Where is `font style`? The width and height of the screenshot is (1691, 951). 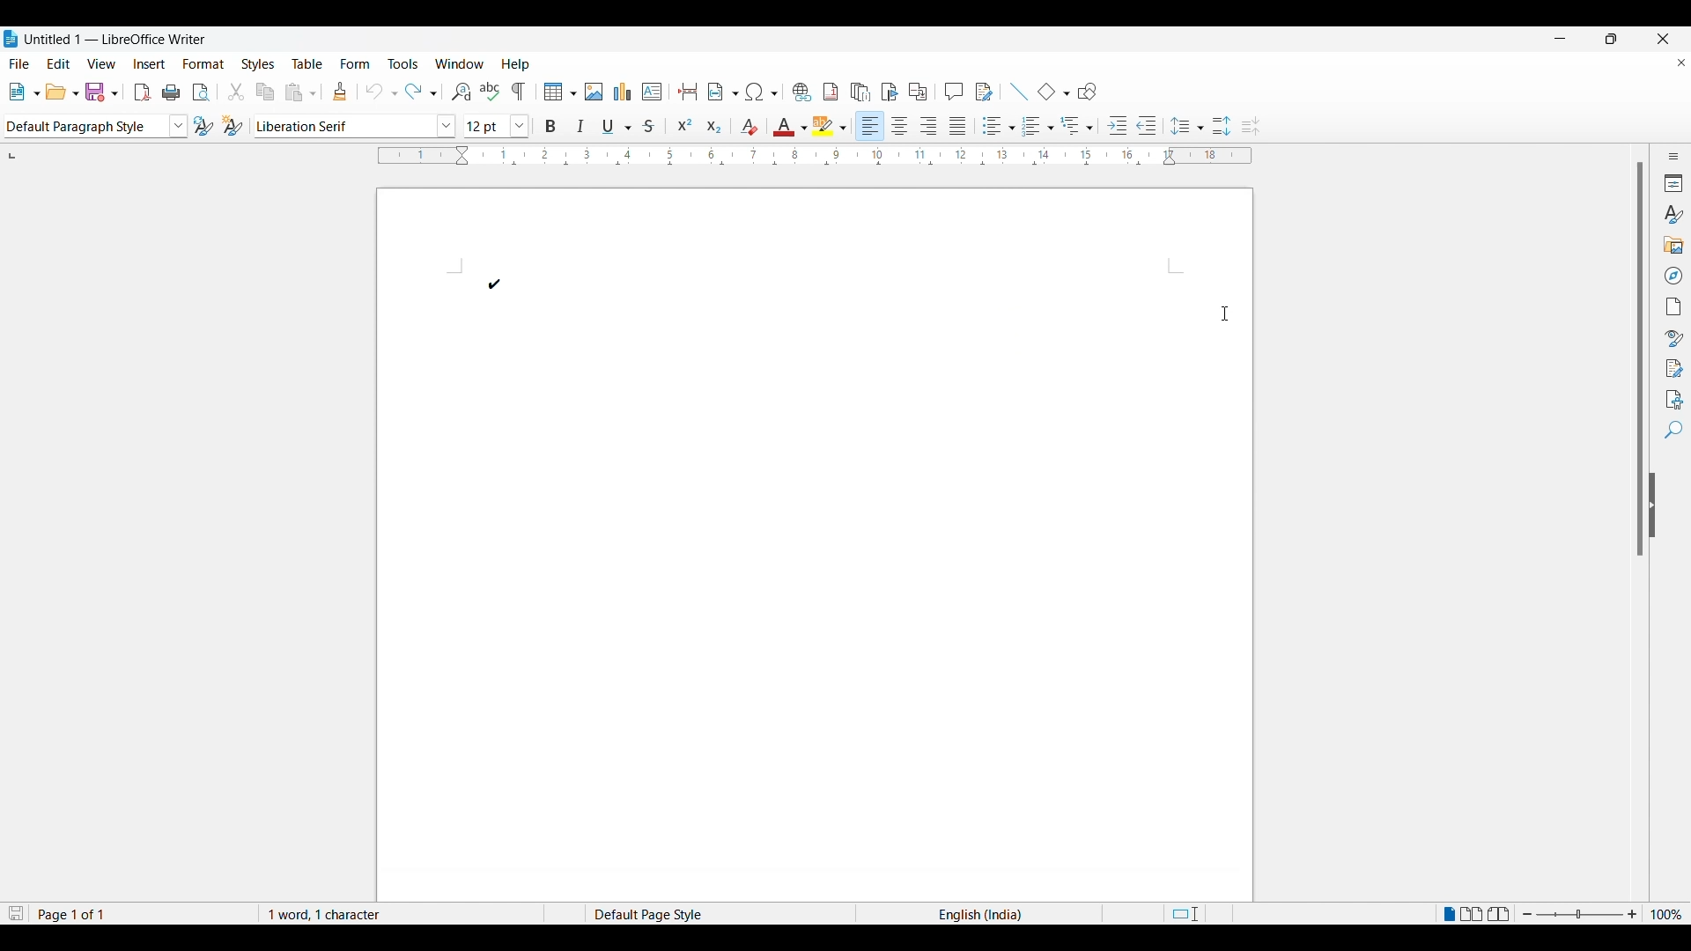
font style is located at coordinates (356, 123).